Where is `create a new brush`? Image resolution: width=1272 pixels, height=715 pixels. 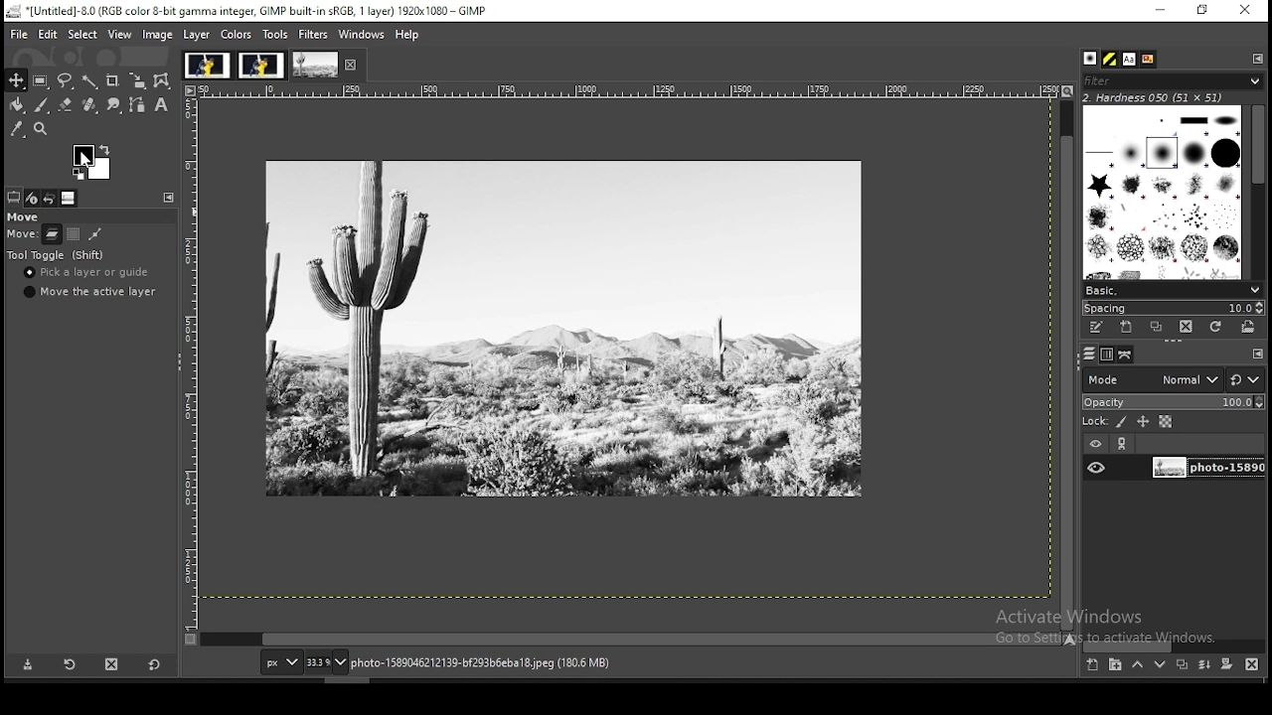 create a new brush is located at coordinates (1129, 328).